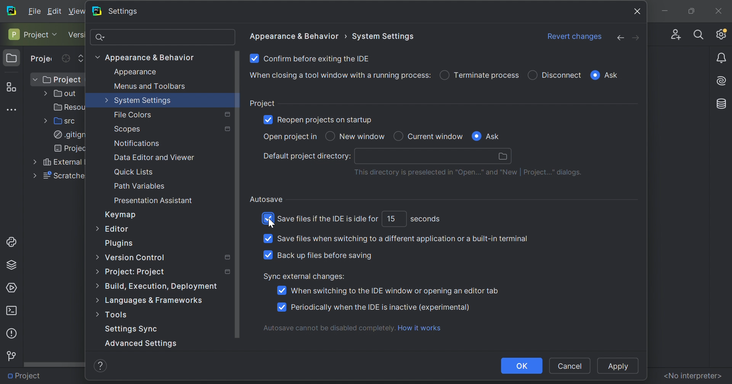  What do you see at coordinates (295, 36) in the screenshot?
I see `Appearance & Behaviour >` at bounding box center [295, 36].